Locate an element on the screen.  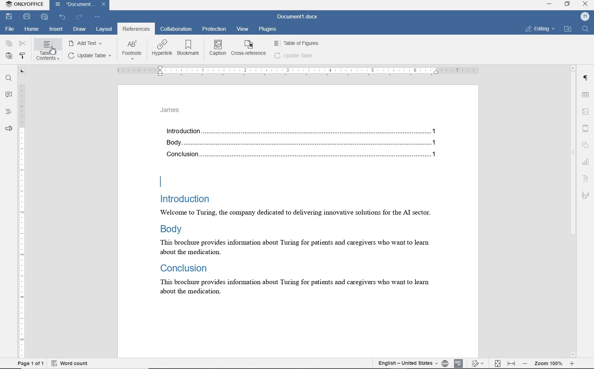
footnote is located at coordinates (133, 51).